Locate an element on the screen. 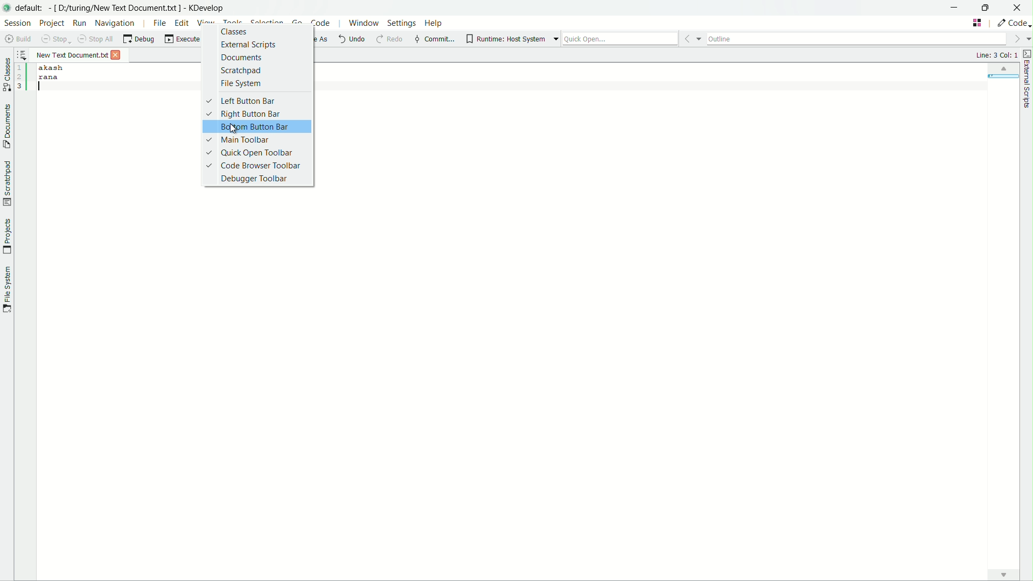 Image resolution: width=1033 pixels, height=581 pixels. default: - [ D:/turing/New Text Document.txt ] - KDevelop is located at coordinates (125, 6).